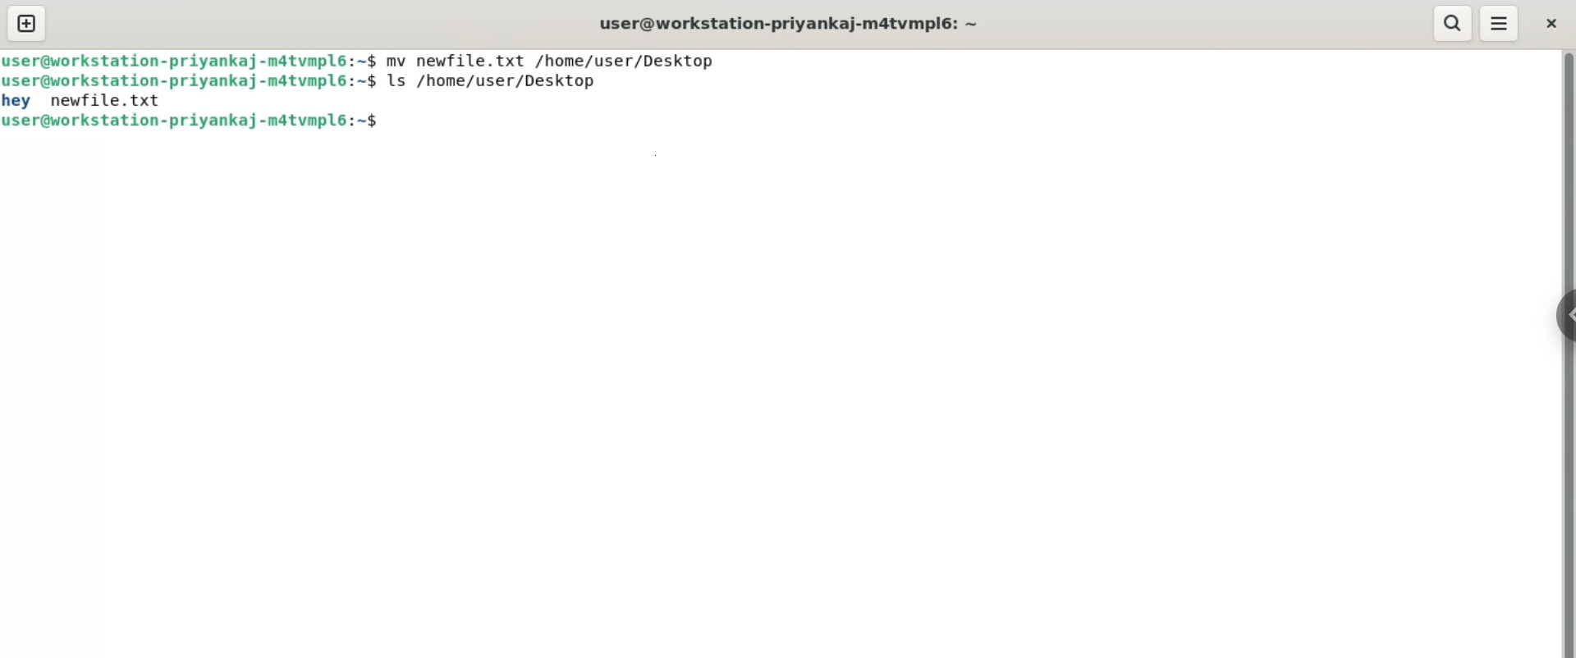 Image resolution: width=1576 pixels, height=658 pixels. Describe the element at coordinates (108, 100) in the screenshot. I see `newfile.txt` at that location.